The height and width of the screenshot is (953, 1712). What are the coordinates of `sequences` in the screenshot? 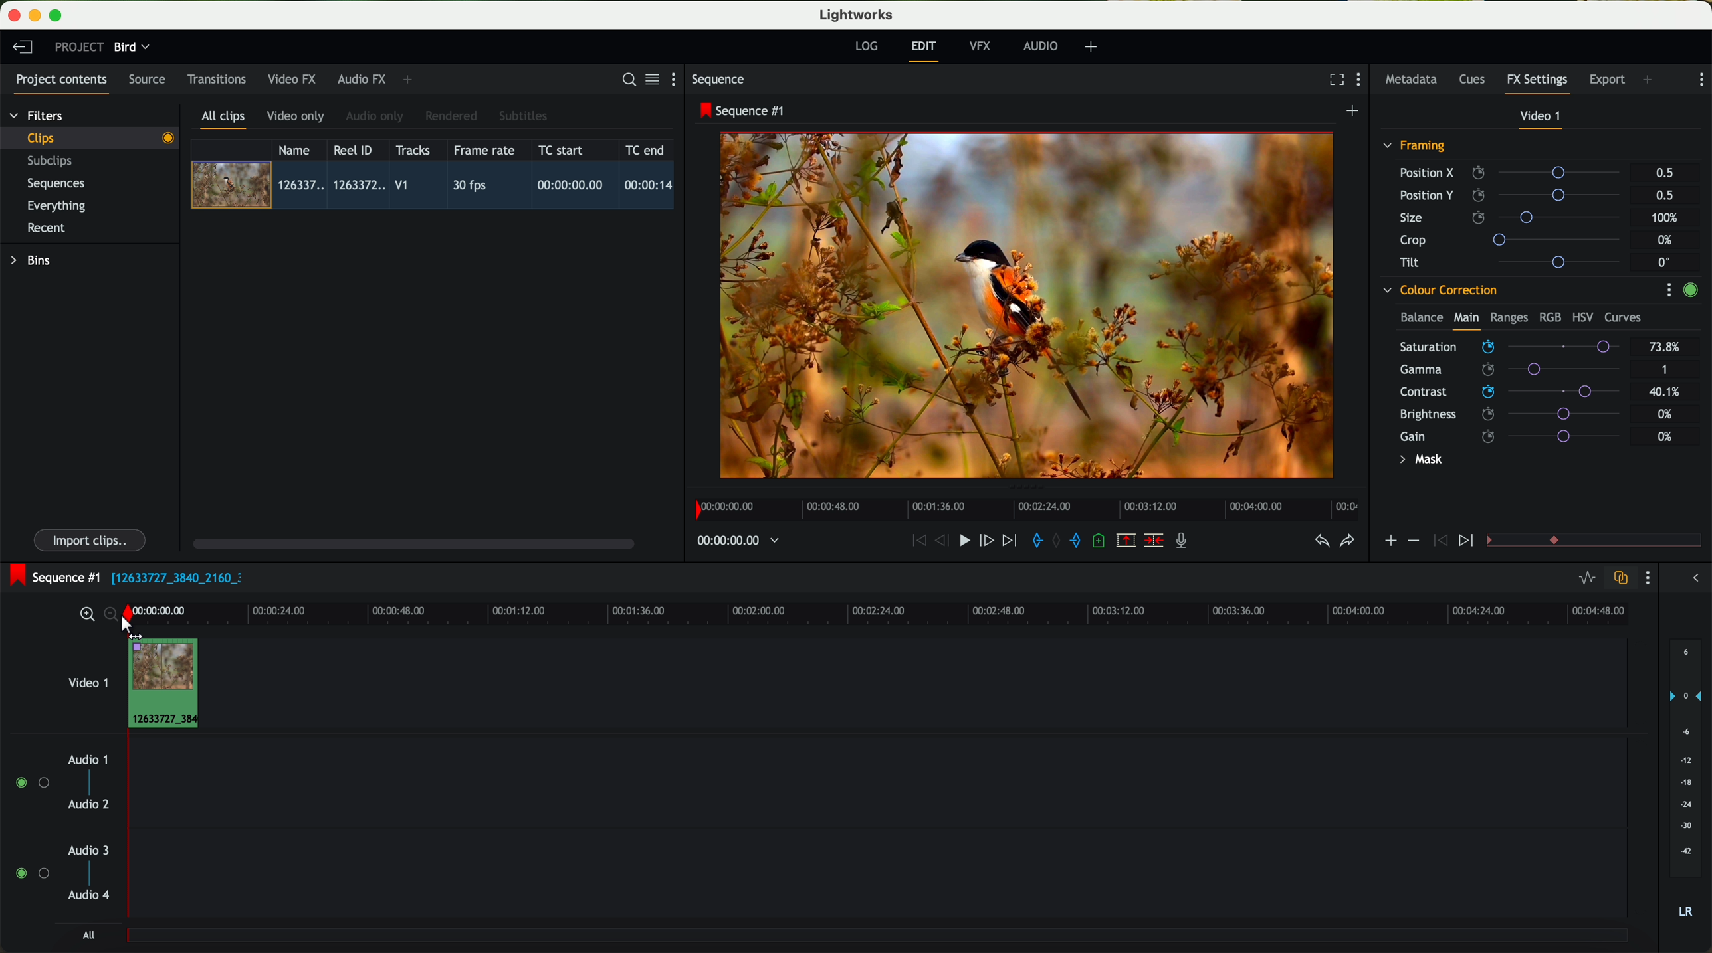 It's located at (56, 184).